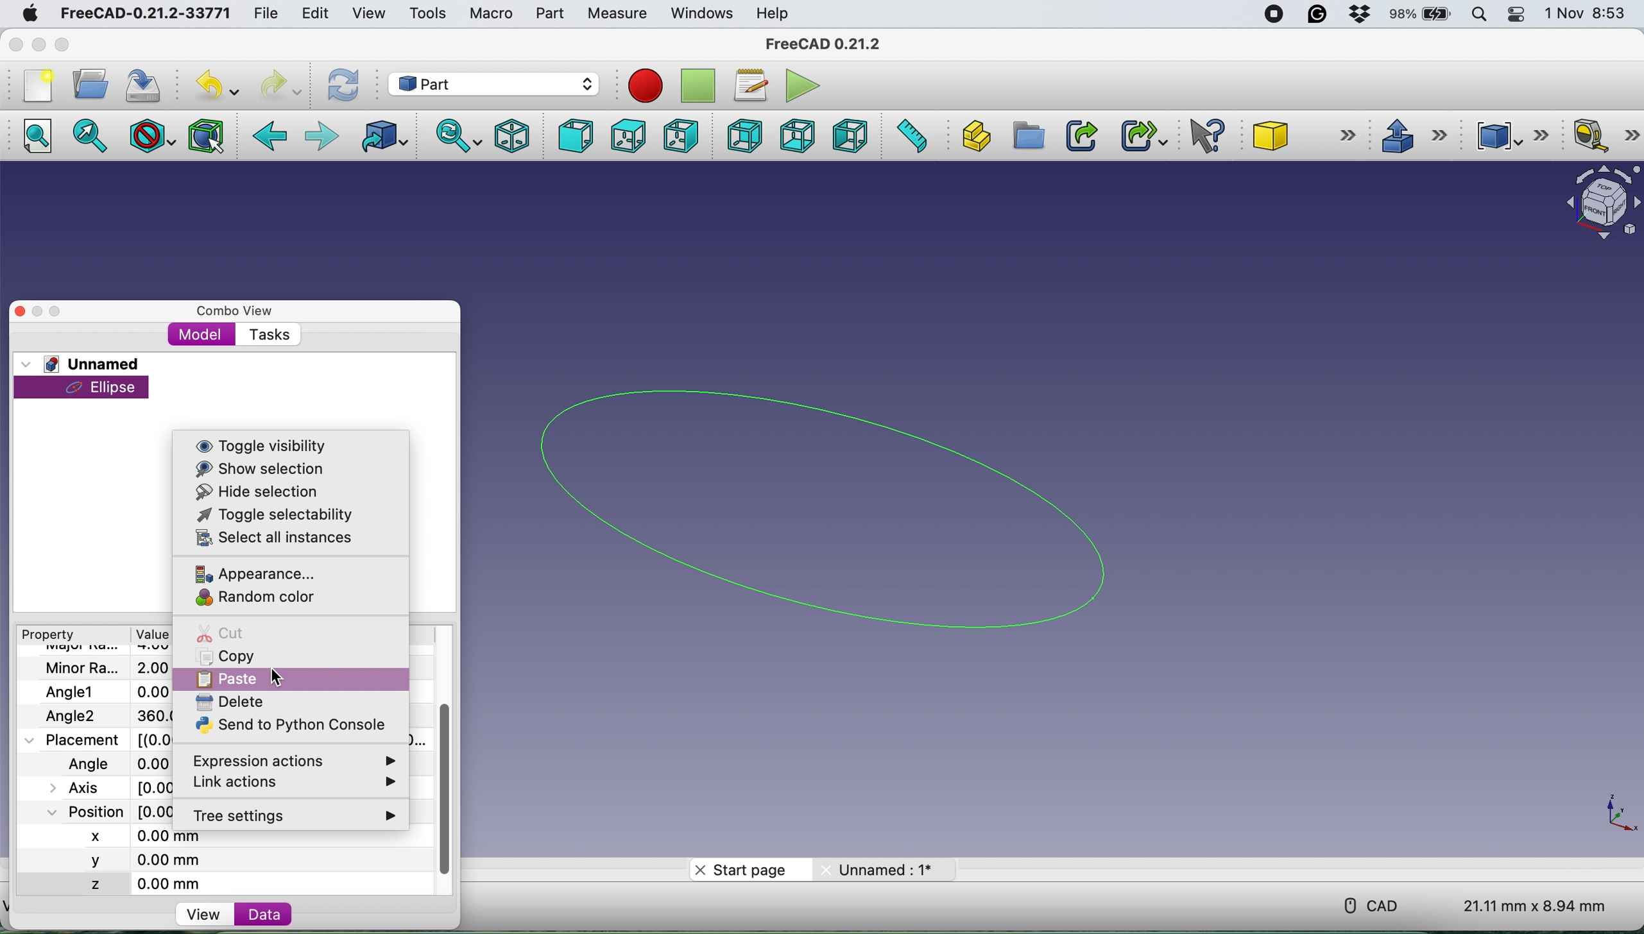 This screenshot has width=1644, height=934. What do you see at coordinates (60, 314) in the screenshot?
I see `maximise` at bounding box center [60, 314].